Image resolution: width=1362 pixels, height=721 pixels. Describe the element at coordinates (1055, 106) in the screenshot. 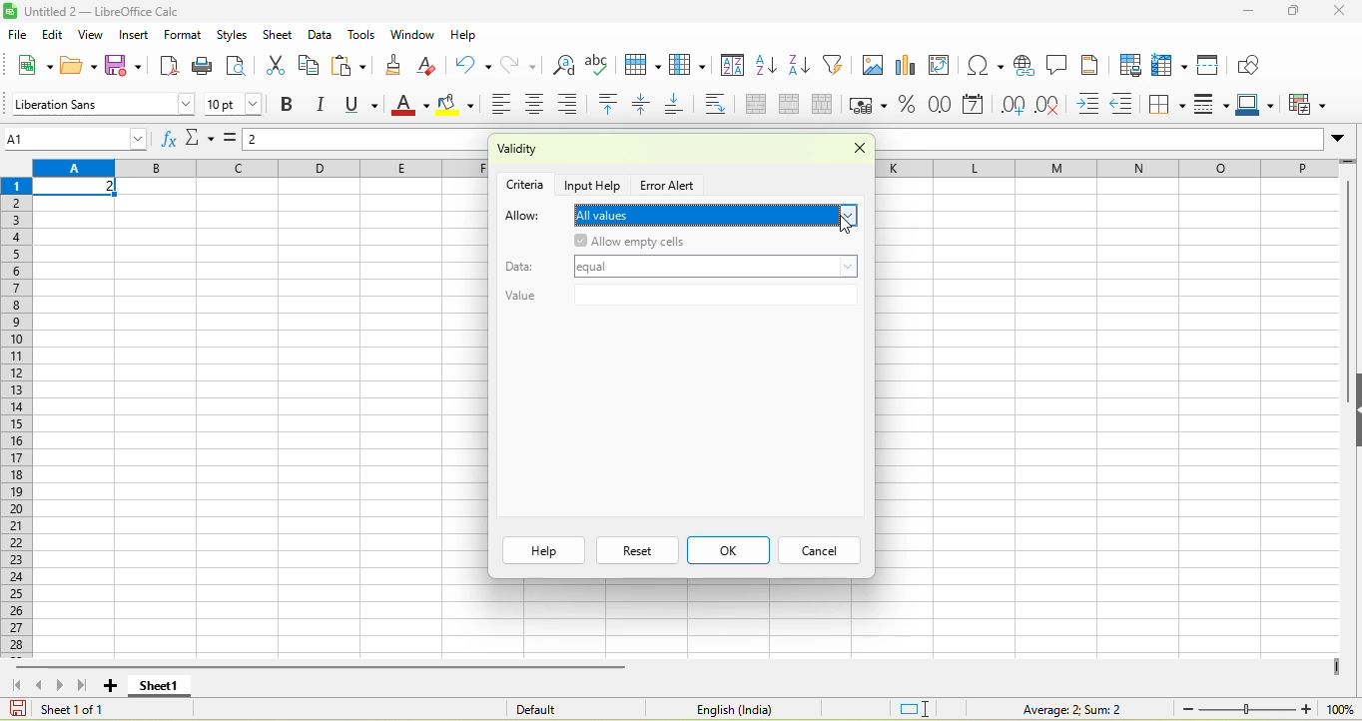

I see `delete decimal` at that location.